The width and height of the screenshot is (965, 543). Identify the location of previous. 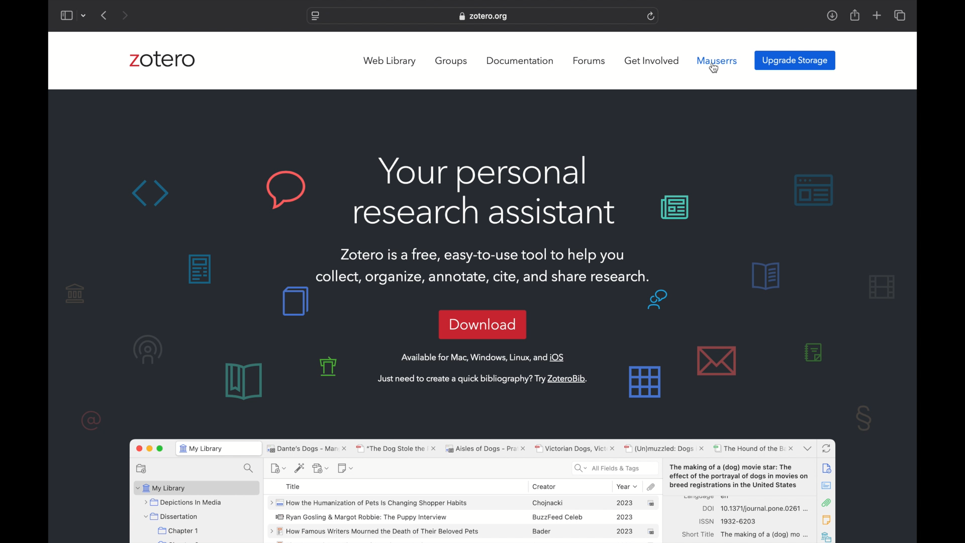
(105, 15).